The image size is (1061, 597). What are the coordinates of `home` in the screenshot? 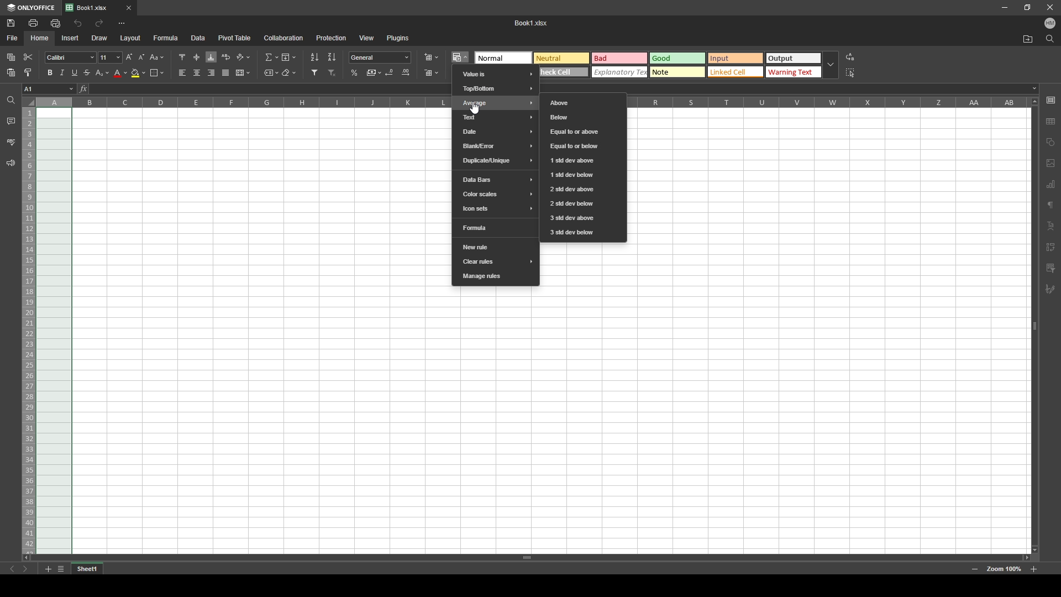 It's located at (40, 38).